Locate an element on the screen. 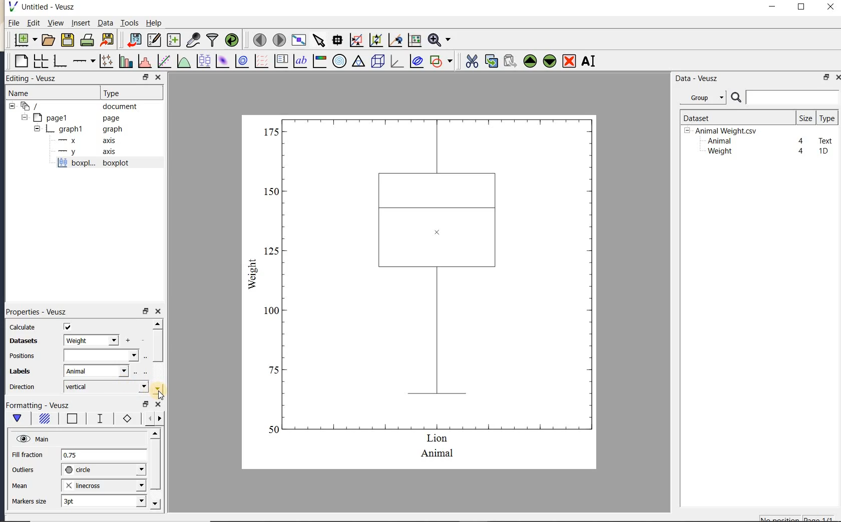 Image resolution: width=841 pixels, height=522 pixels. search datasets is located at coordinates (785, 97).